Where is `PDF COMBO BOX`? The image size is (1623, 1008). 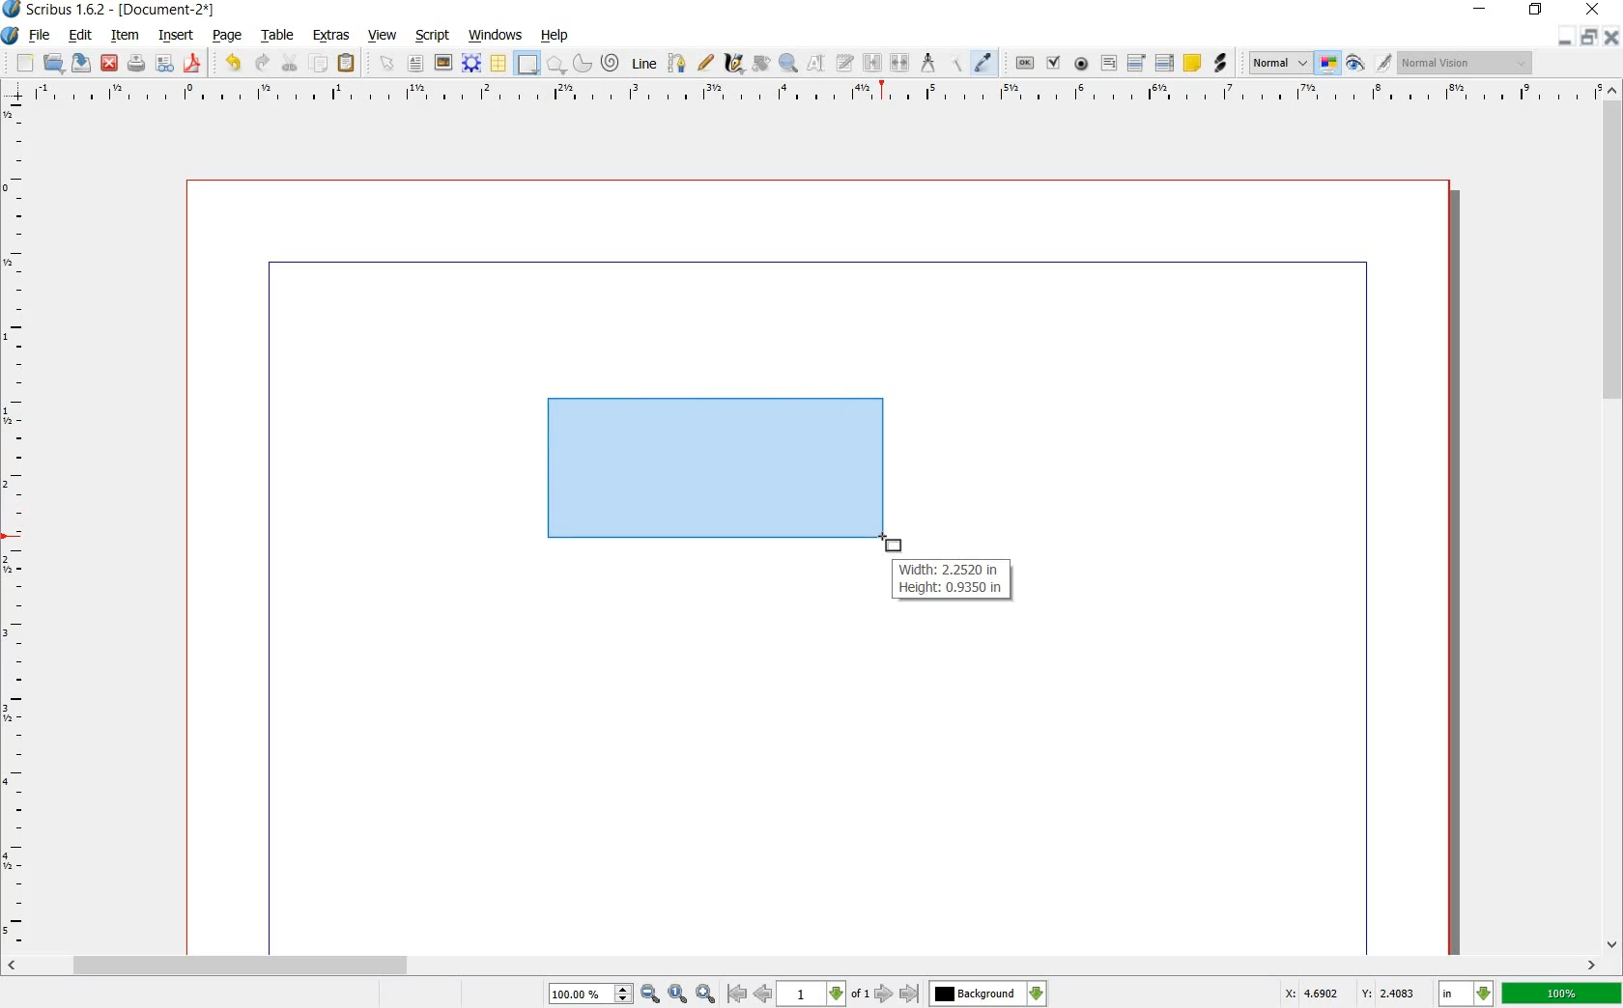 PDF COMBO BOX is located at coordinates (1135, 62).